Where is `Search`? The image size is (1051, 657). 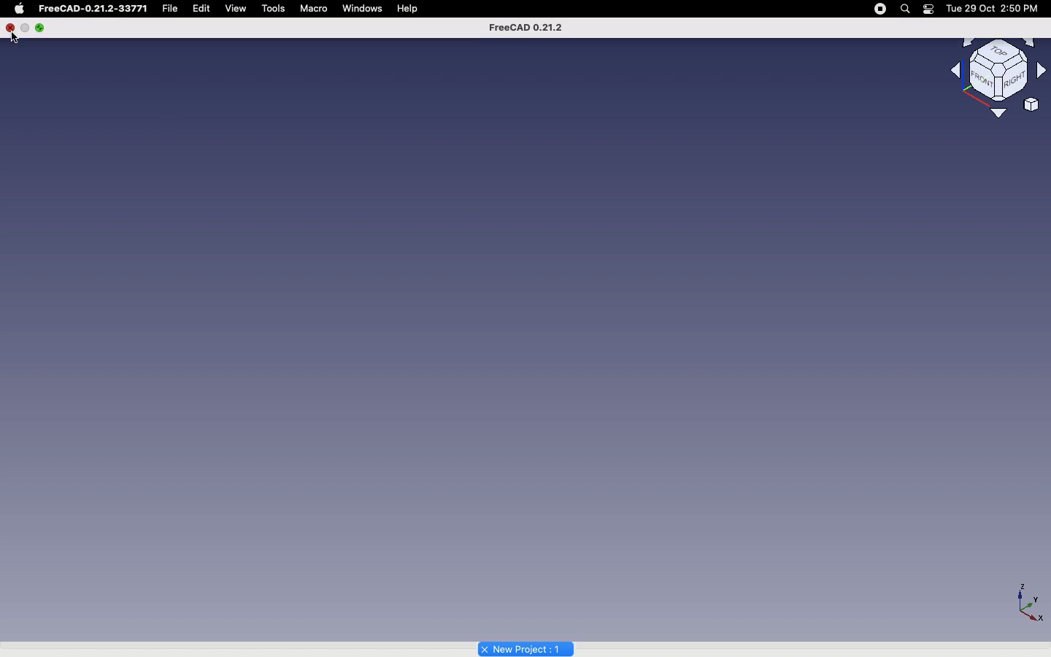 Search is located at coordinates (906, 8).